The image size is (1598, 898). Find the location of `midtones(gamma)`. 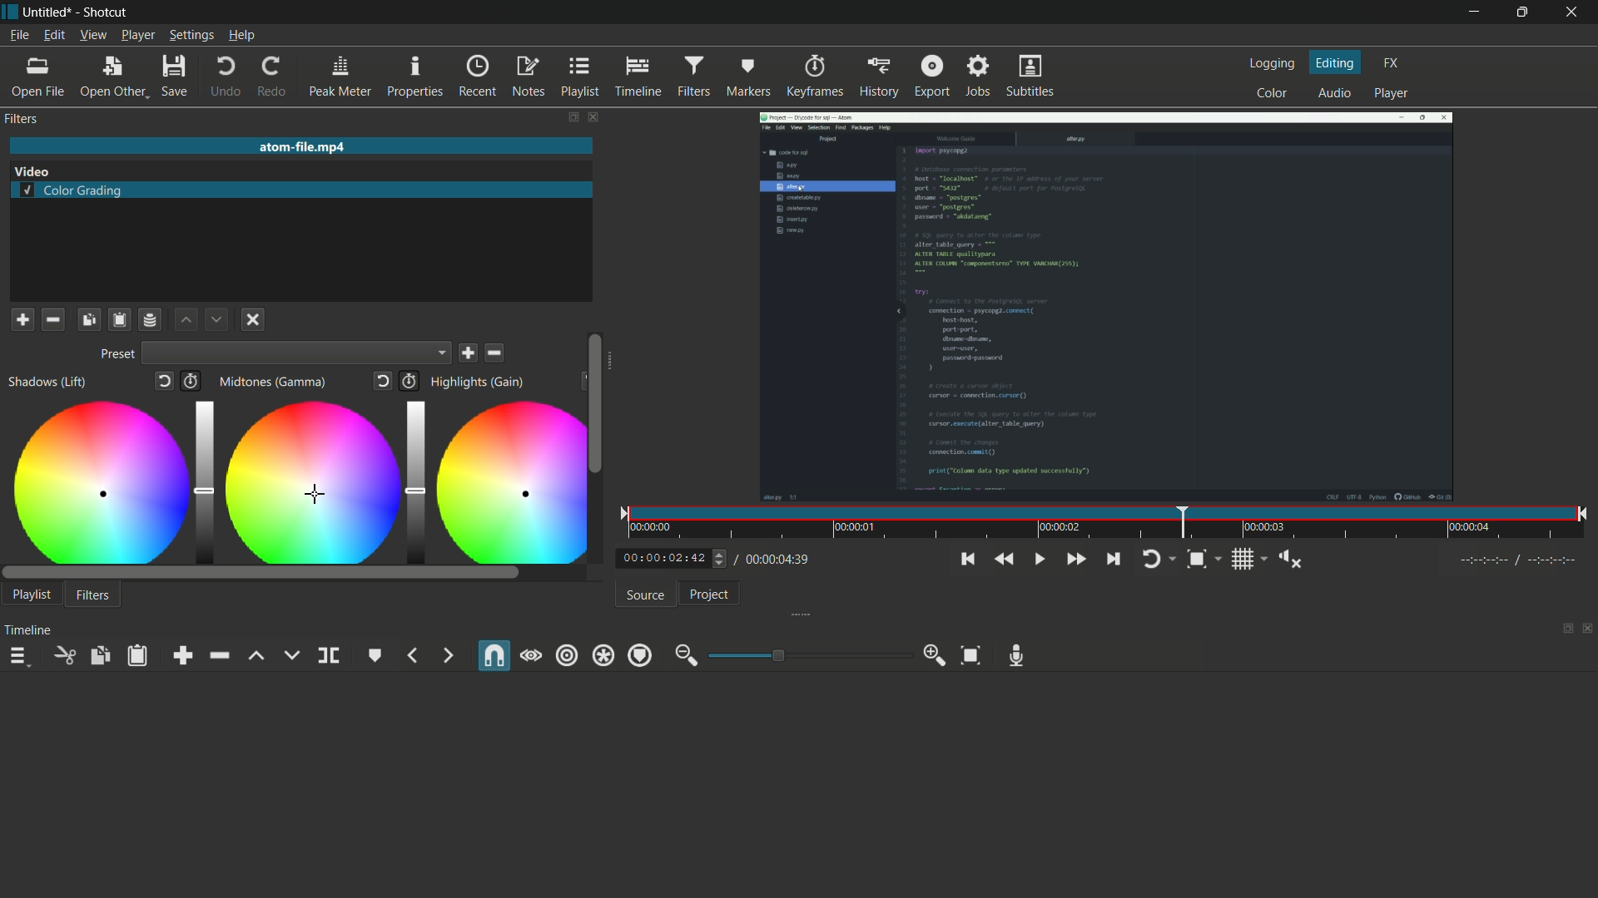

midtones(gamma) is located at coordinates (275, 382).